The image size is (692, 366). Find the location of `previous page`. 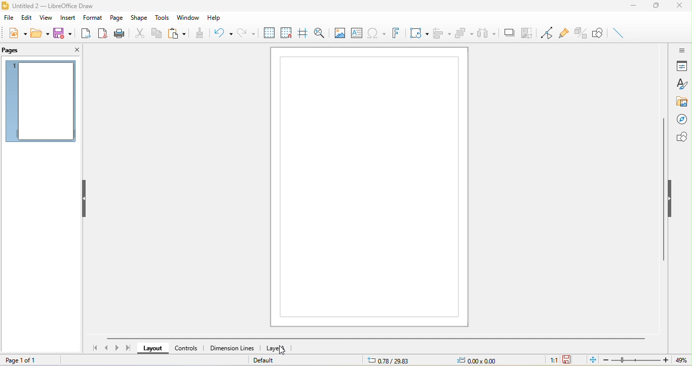

previous page is located at coordinates (106, 348).